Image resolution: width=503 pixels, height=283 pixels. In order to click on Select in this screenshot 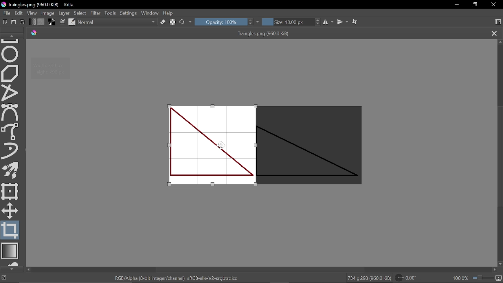, I will do `click(81, 13)`.